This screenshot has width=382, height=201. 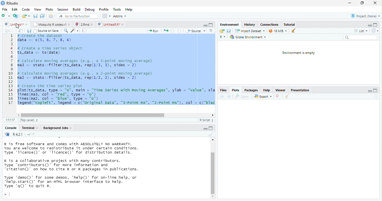 I want to click on RStudio, so click(x=10, y=3).